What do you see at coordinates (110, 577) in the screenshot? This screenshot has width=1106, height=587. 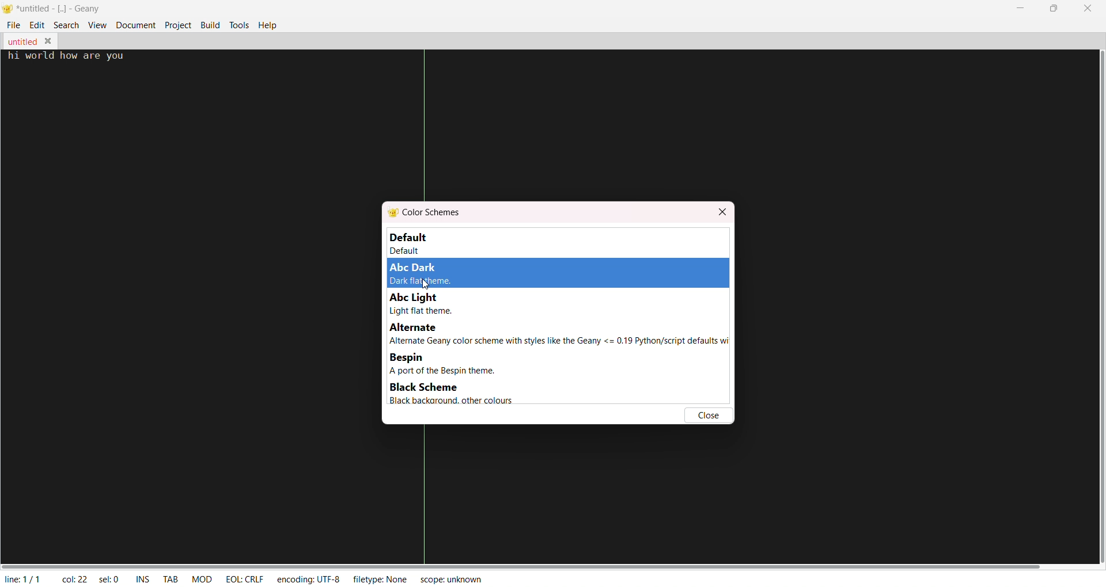 I see `selected` at bounding box center [110, 577].